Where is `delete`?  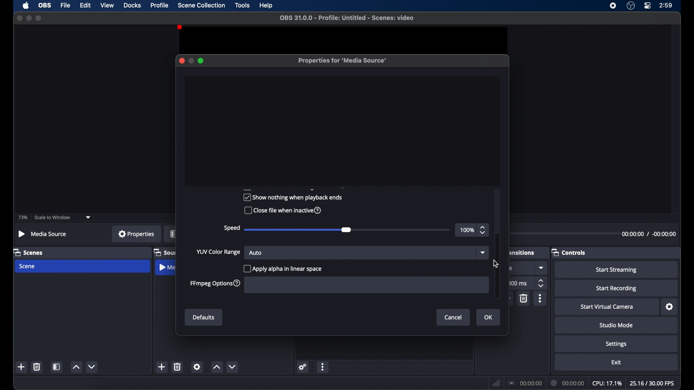 delete is located at coordinates (37, 367).